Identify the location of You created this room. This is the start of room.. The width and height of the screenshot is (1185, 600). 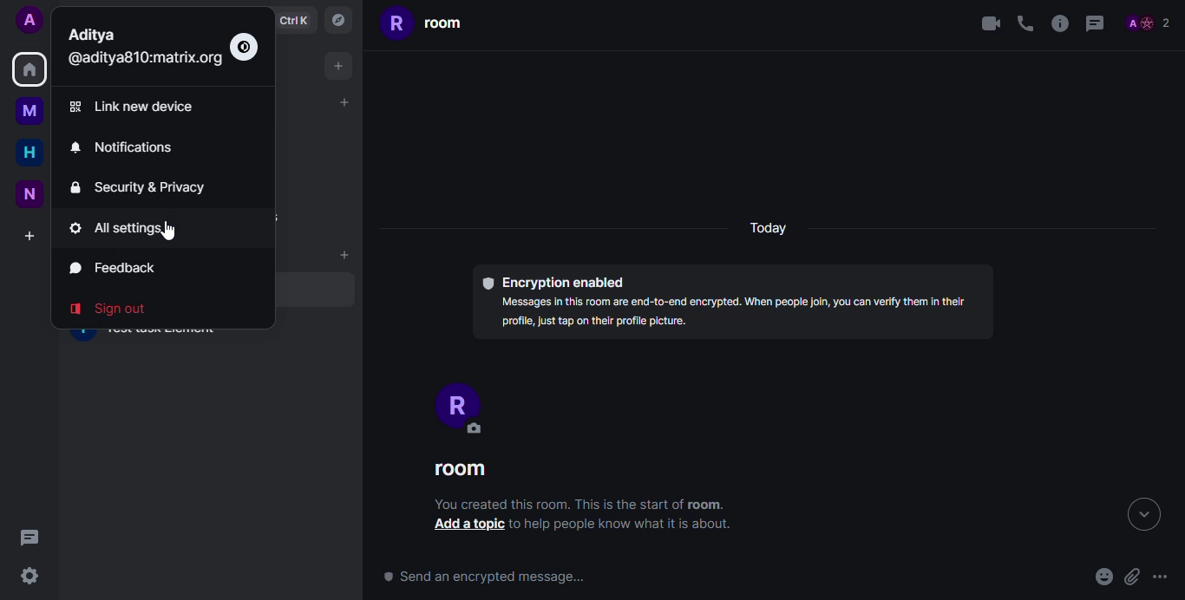
(576, 503).